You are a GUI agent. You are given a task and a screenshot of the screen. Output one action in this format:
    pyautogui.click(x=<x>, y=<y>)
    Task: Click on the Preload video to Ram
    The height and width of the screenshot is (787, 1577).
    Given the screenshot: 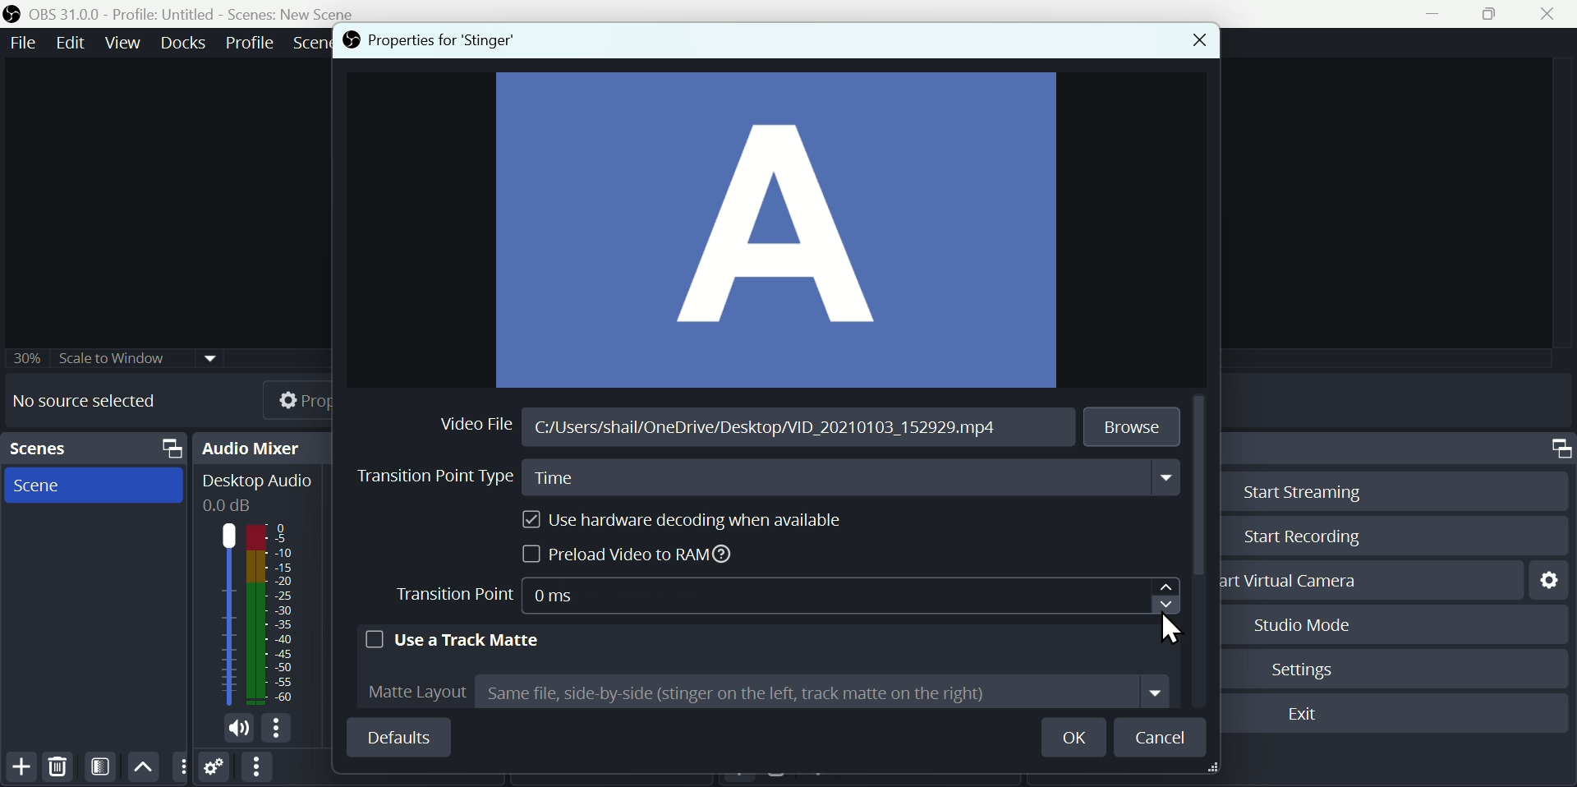 What is the action you would take?
    pyautogui.click(x=633, y=556)
    